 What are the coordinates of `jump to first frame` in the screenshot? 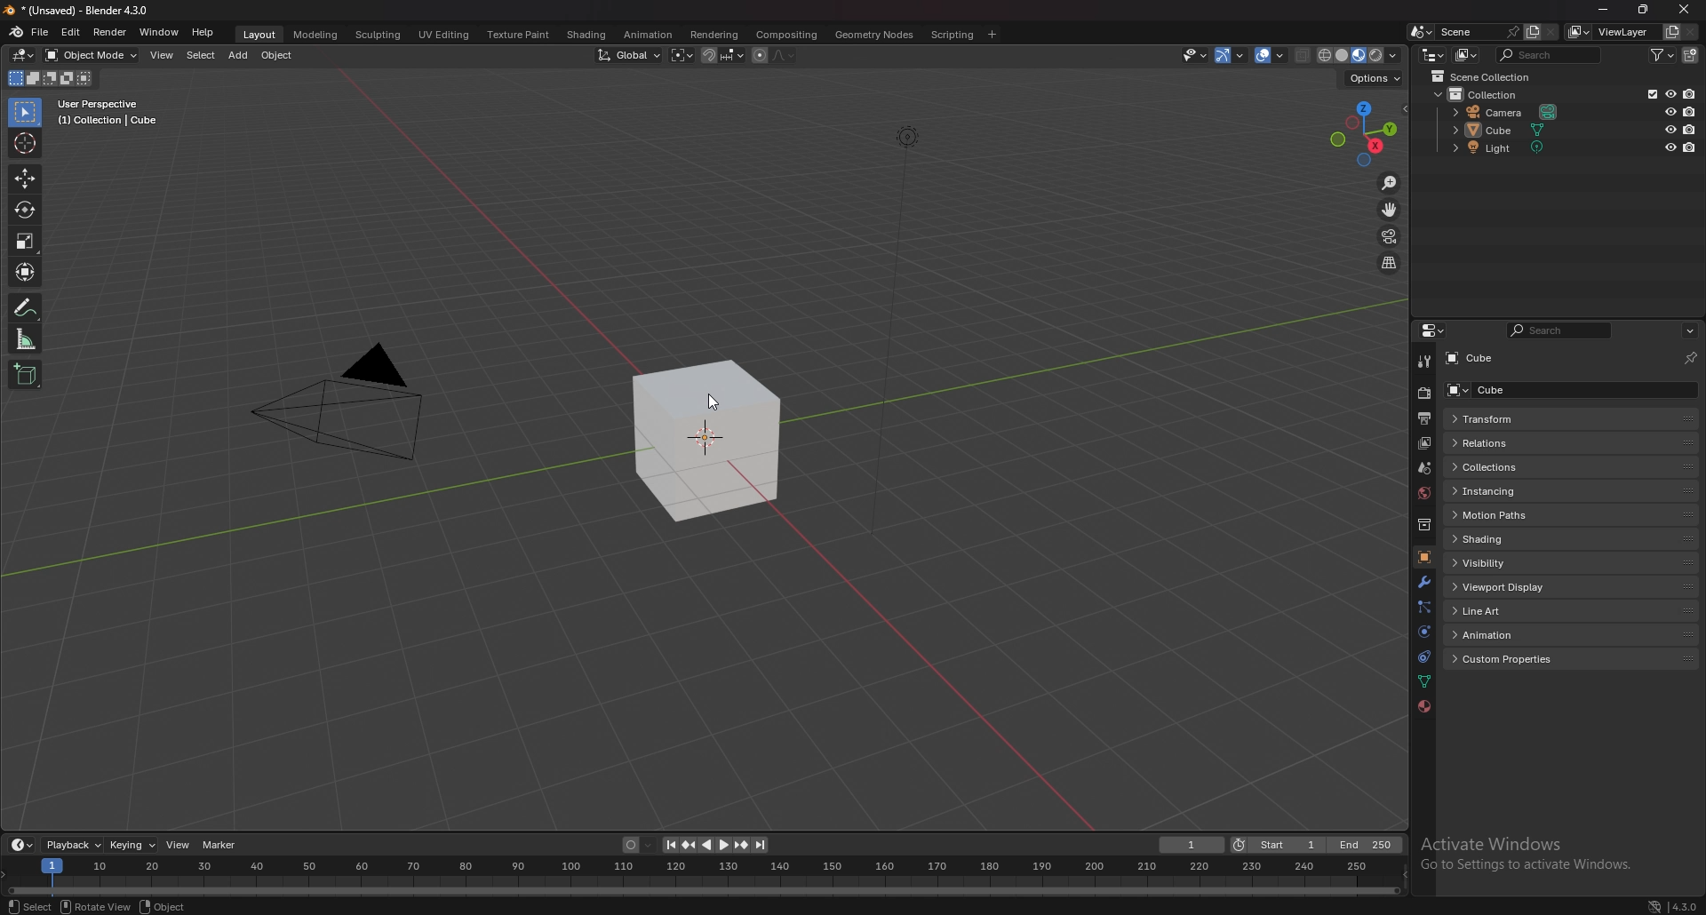 It's located at (671, 845).